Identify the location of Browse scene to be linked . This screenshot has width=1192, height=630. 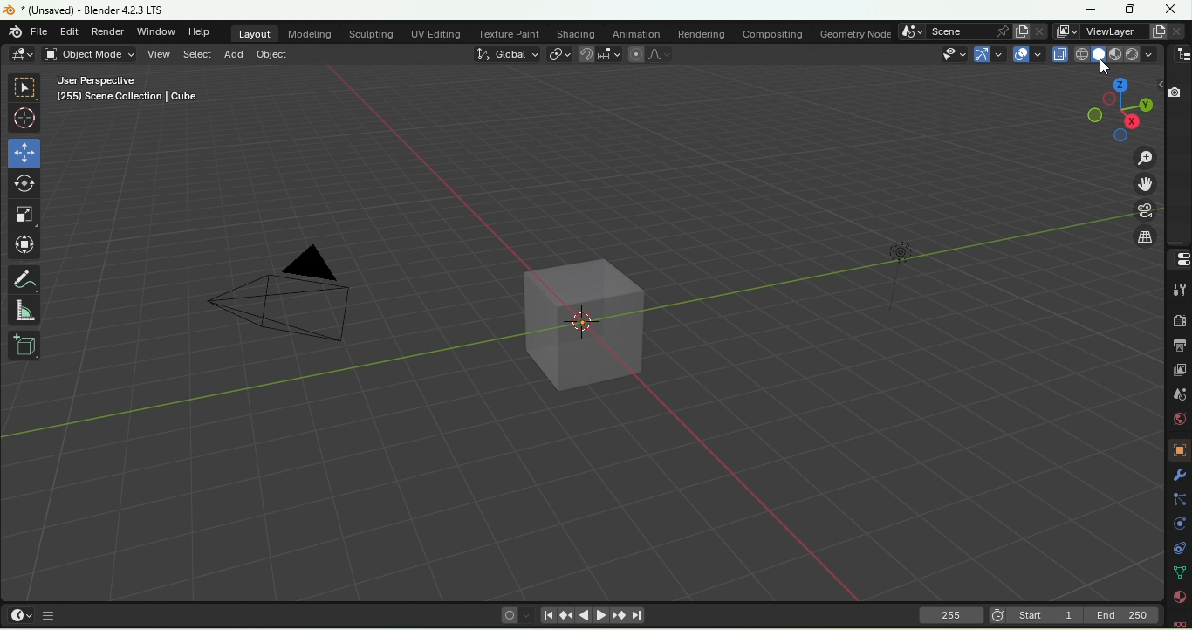
(913, 31).